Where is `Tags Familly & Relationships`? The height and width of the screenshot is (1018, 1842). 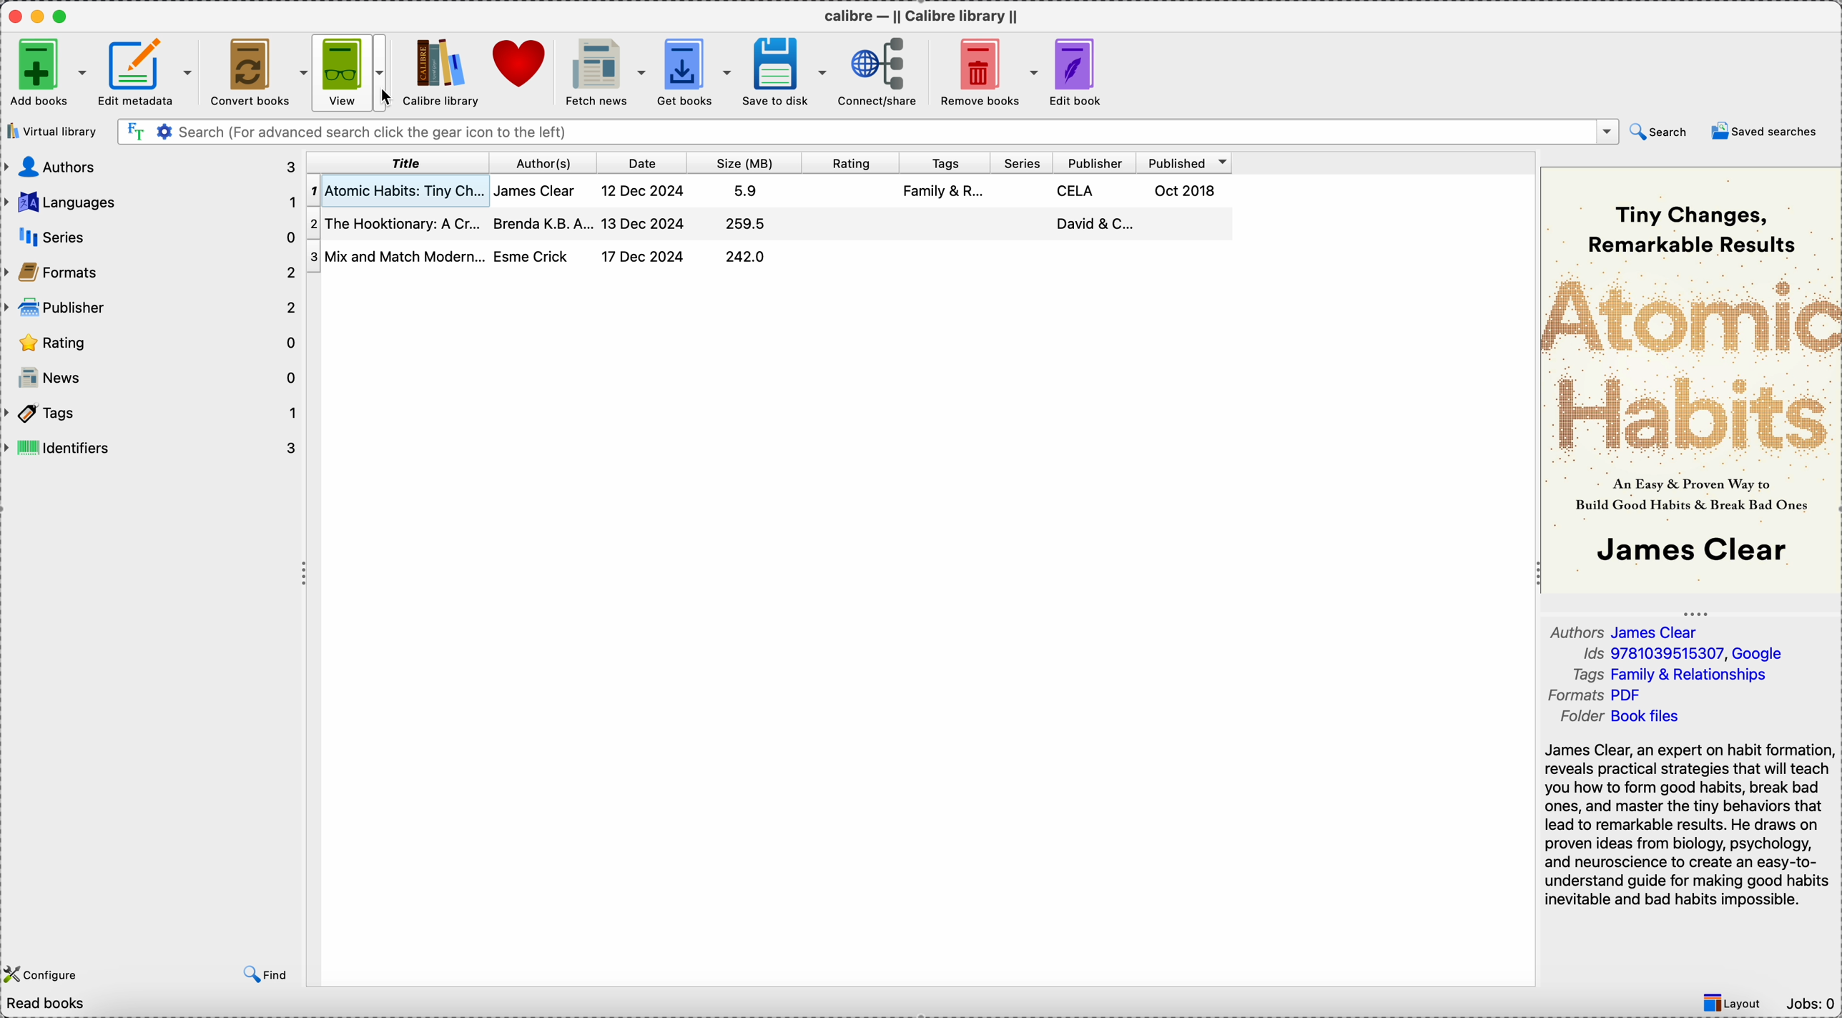
Tags Familly & Relationships is located at coordinates (1676, 677).